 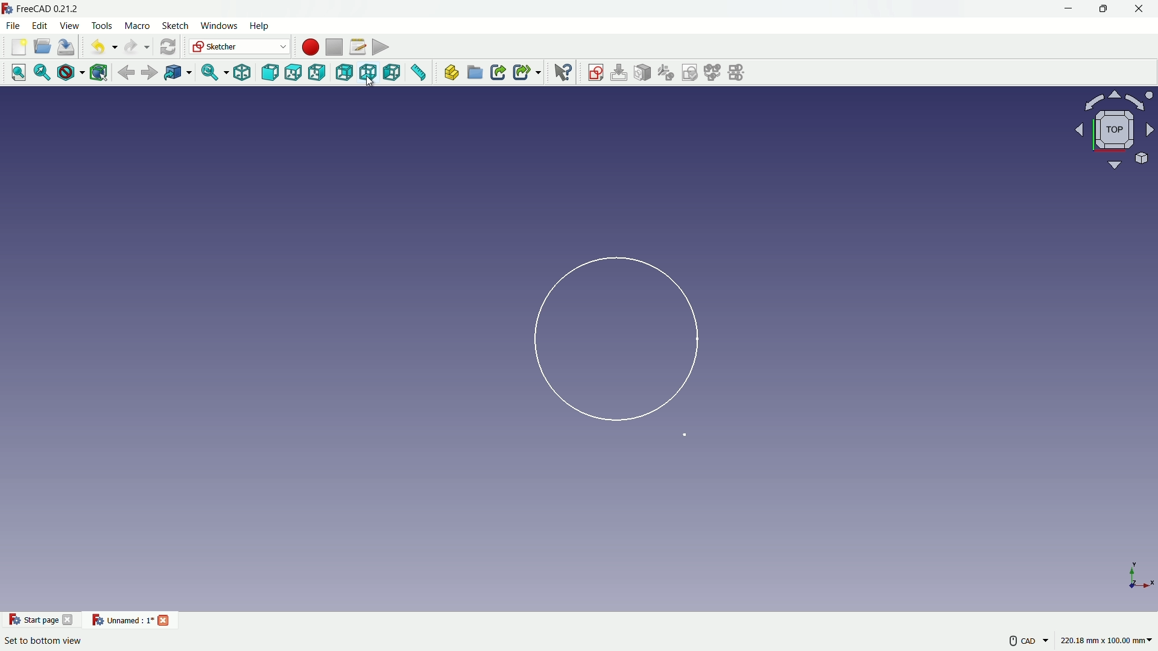 I want to click on close, so click(x=1141, y=10).